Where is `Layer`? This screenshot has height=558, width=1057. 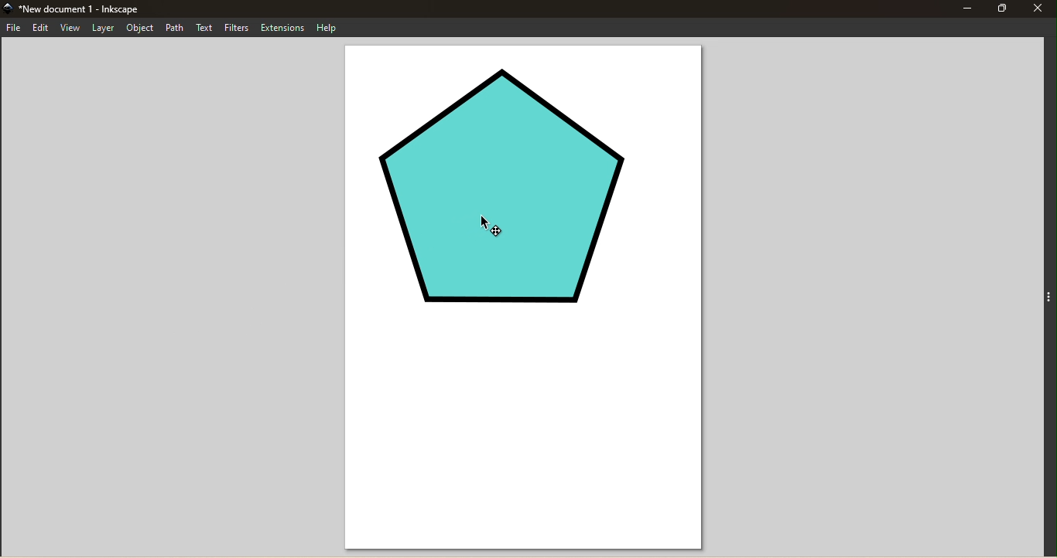
Layer is located at coordinates (103, 28).